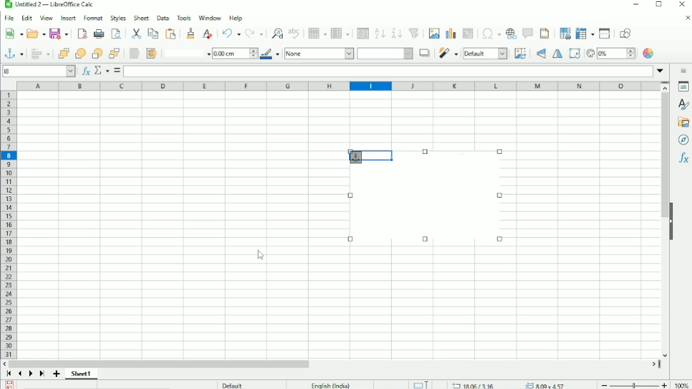 The image size is (692, 389). Describe the element at coordinates (135, 34) in the screenshot. I see `Cut` at that location.